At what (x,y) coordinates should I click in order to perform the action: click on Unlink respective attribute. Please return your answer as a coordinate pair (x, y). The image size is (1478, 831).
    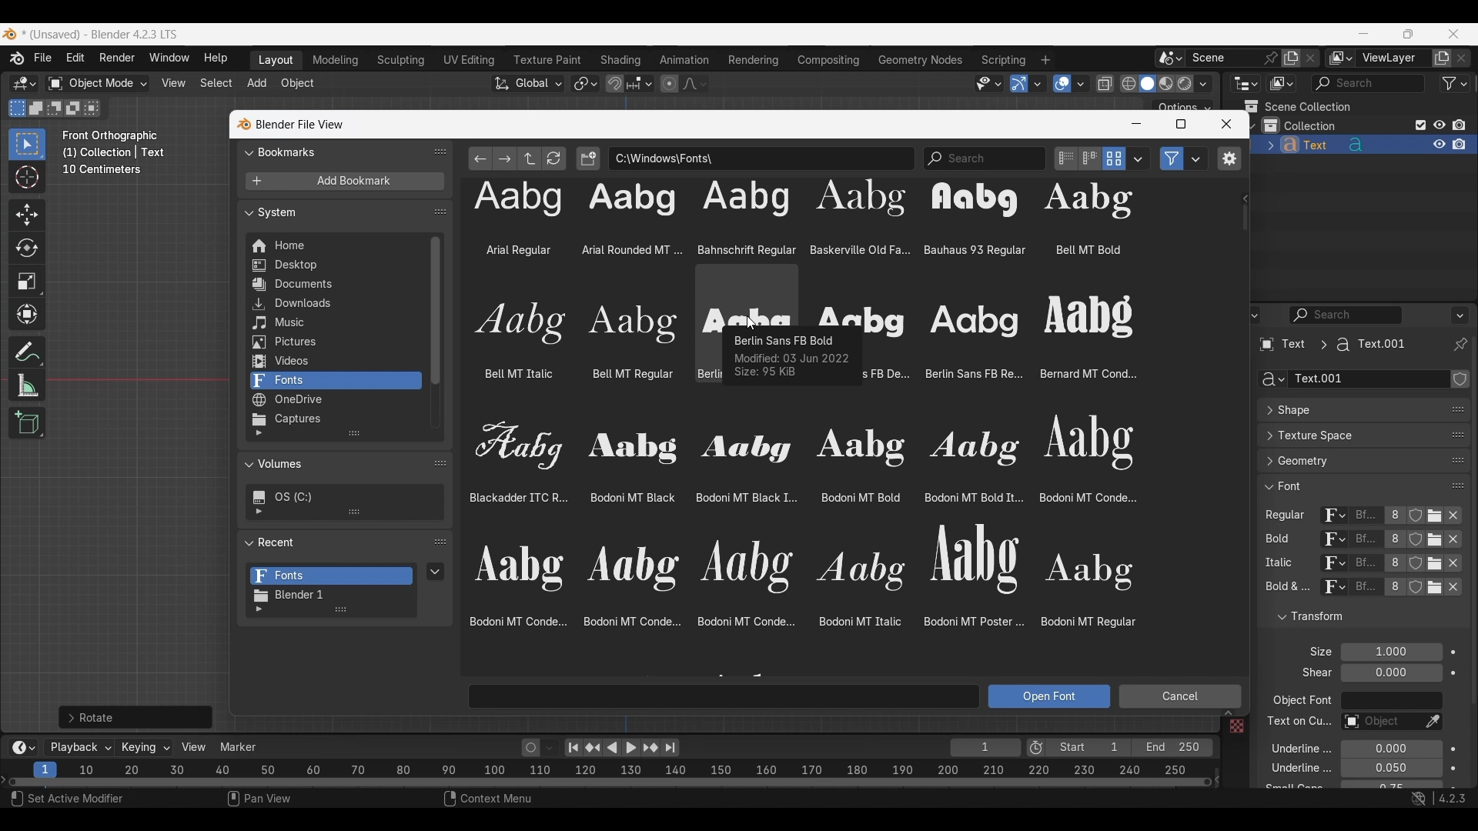
    Looking at the image, I should click on (1458, 517).